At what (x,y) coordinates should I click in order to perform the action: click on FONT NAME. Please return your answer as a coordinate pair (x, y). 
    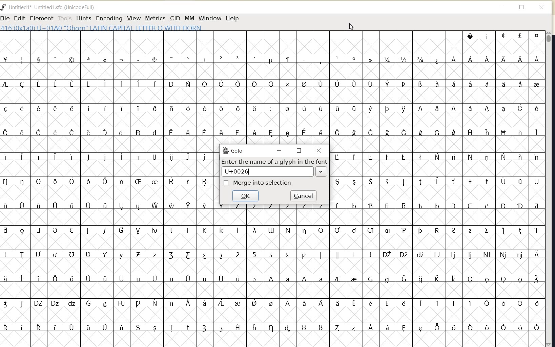
    Looking at the image, I should click on (51, 7).